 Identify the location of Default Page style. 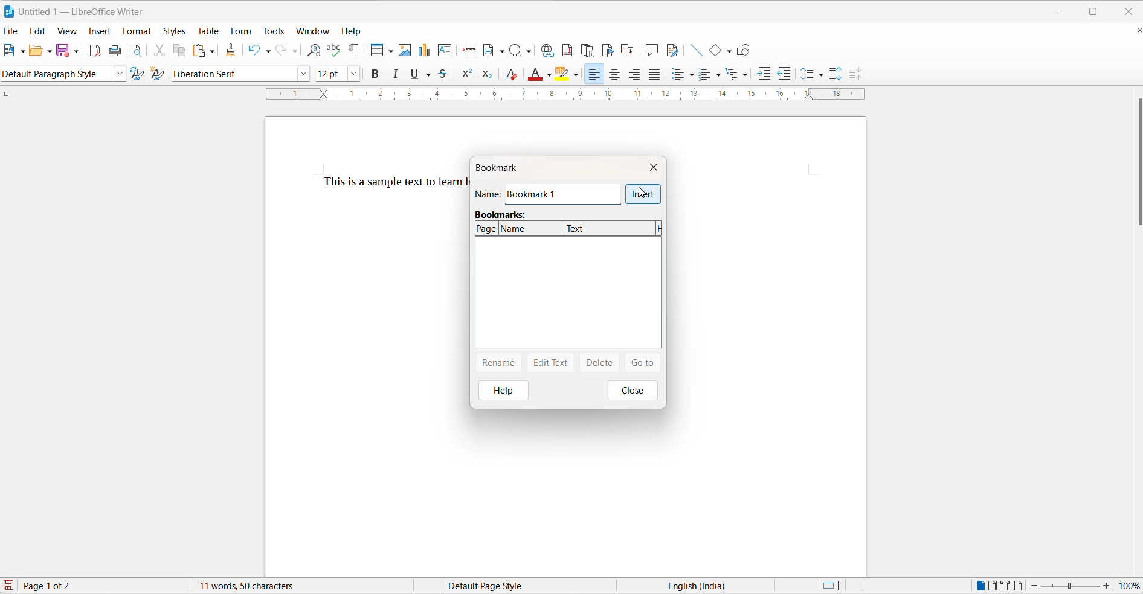
(489, 586).